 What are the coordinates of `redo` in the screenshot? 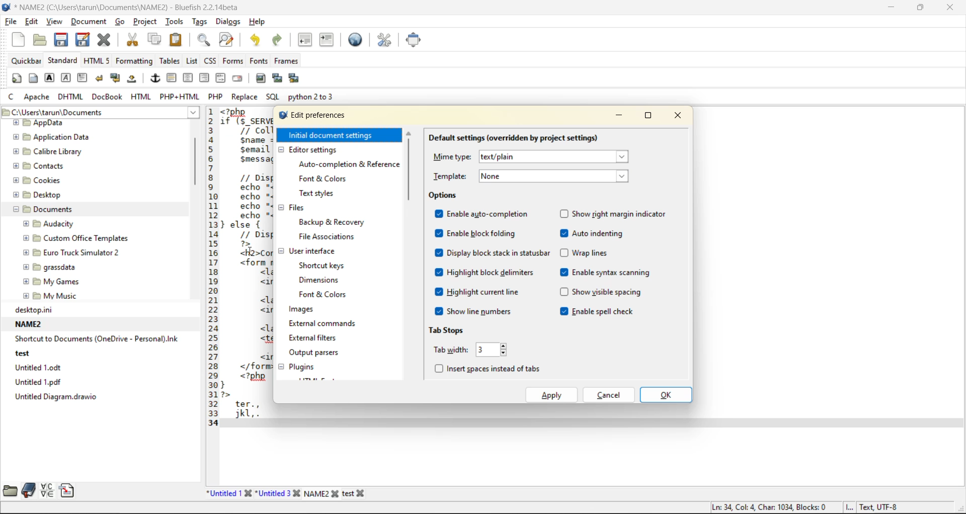 It's located at (282, 40).